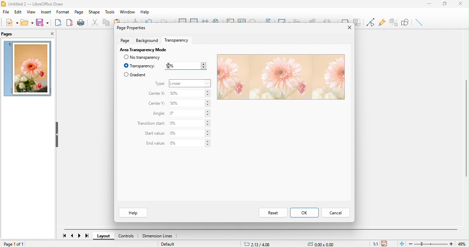 This screenshot has width=469, height=248. What do you see at coordinates (190, 113) in the screenshot?
I see `0%` at bounding box center [190, 113].